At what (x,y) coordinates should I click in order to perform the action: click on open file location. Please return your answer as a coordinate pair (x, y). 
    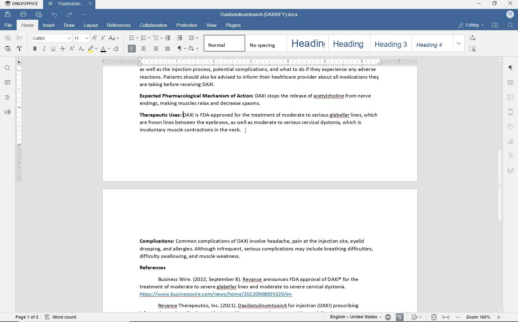
    Looking at the image, I should click on (495, 26).